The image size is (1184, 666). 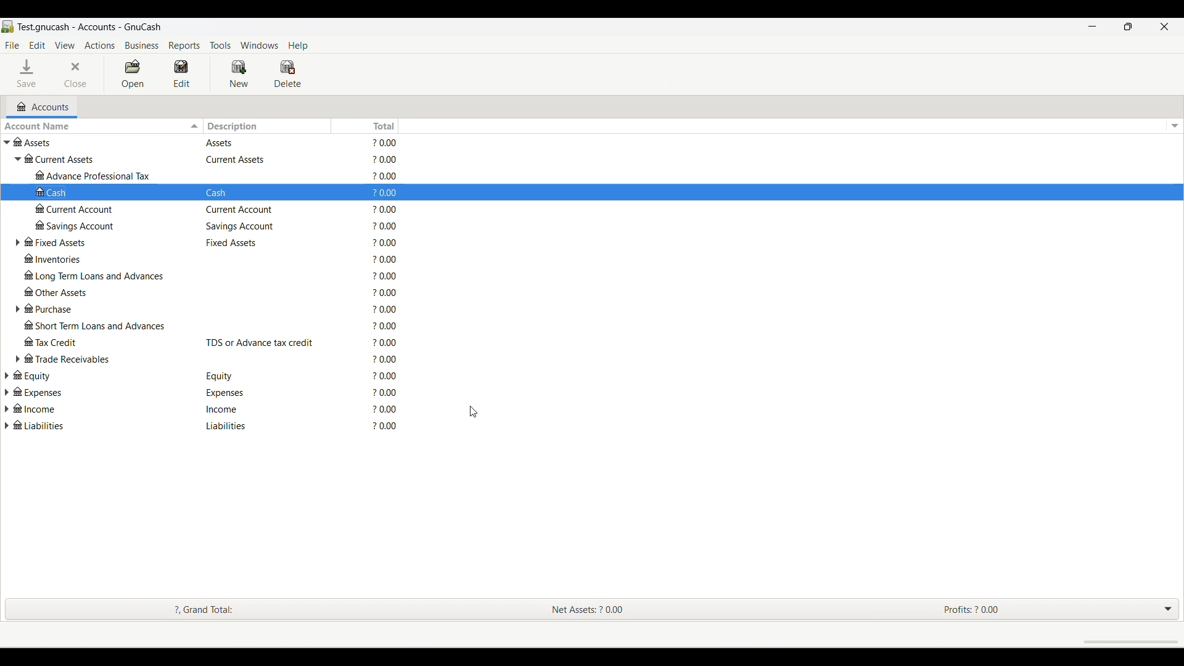 What do you see at coordinates (7, 425) in the screenshot?
I see `Expand Liabilities` at bounding box center [7, 425].